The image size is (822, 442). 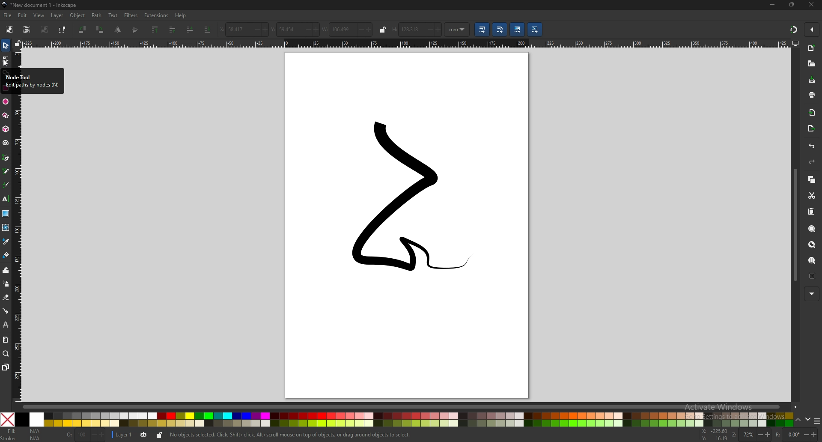 What do you see at coordinates (6, 298) in the screenshot?
I see `erase` at bounding box center [6, 298].